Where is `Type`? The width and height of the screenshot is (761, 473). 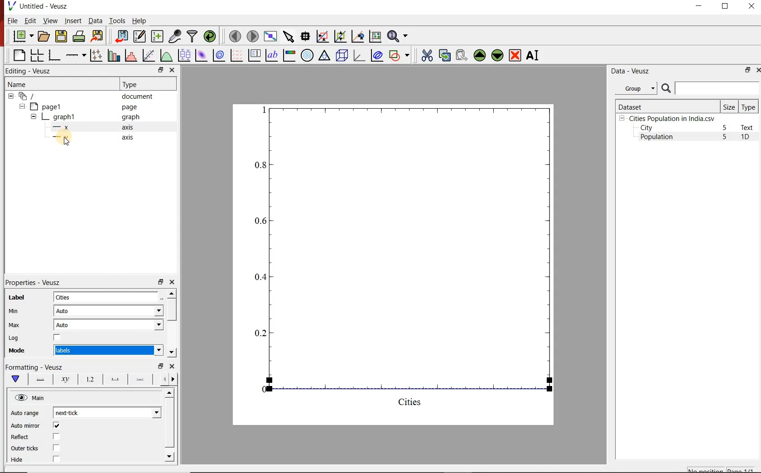
Type is located at coordinates (147, 84).